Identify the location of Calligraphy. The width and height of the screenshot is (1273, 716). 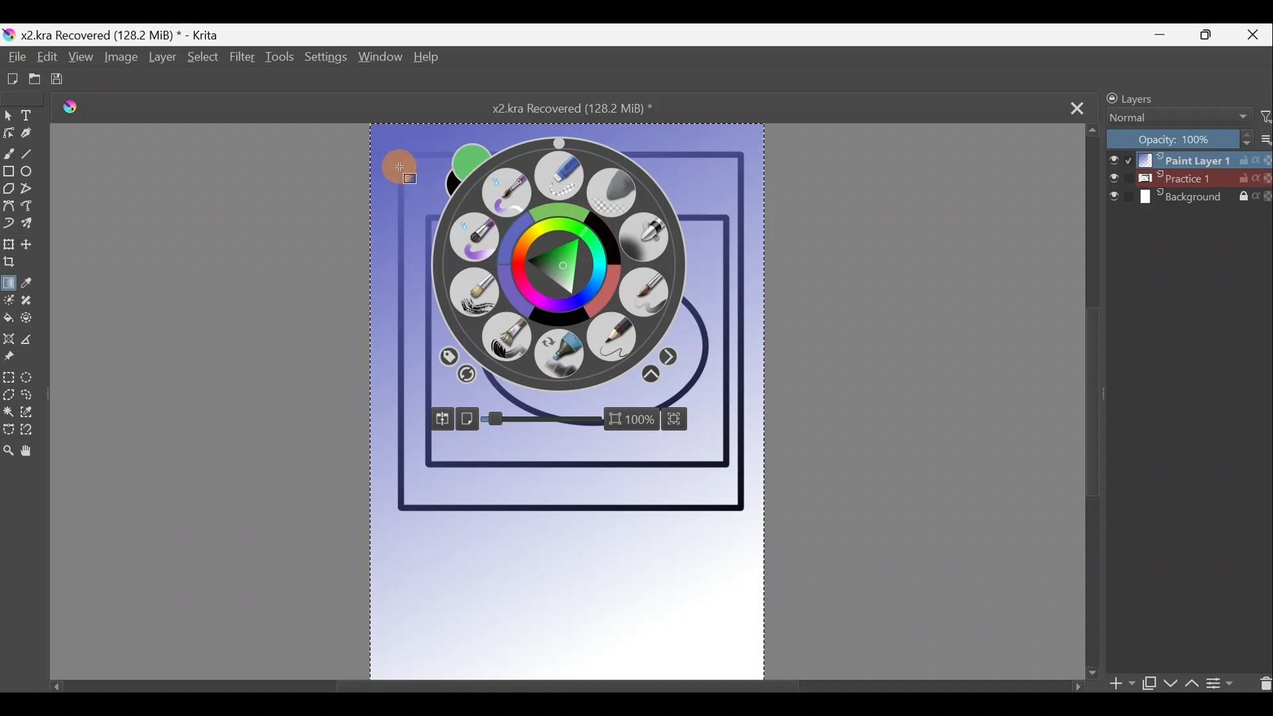
(27, 137).